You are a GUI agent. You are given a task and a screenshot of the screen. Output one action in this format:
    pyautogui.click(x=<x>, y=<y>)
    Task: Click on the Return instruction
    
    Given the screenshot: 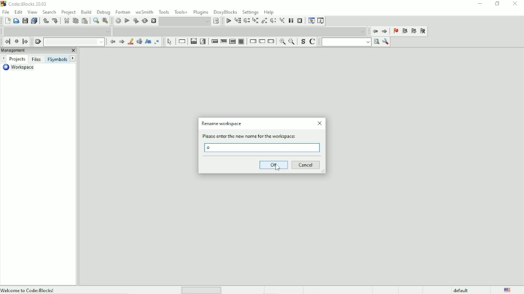 What is the action you would take?
    pyautogui.click(x=271, y=42)
    